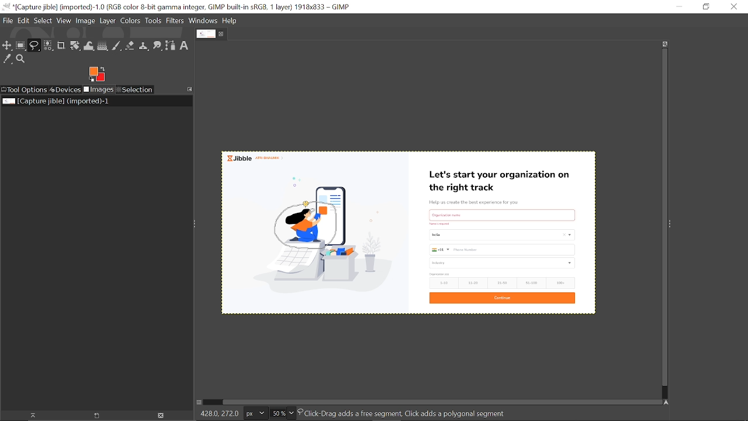  What do you see at coordinates (306, 204) in the screenshot?
I see `Cursor here` at bounding box center [306, 204].